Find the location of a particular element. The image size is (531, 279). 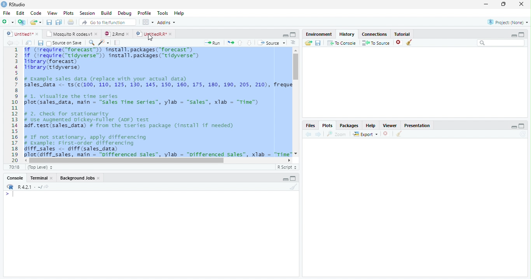

Terminal is located at coordinates (41, 178).